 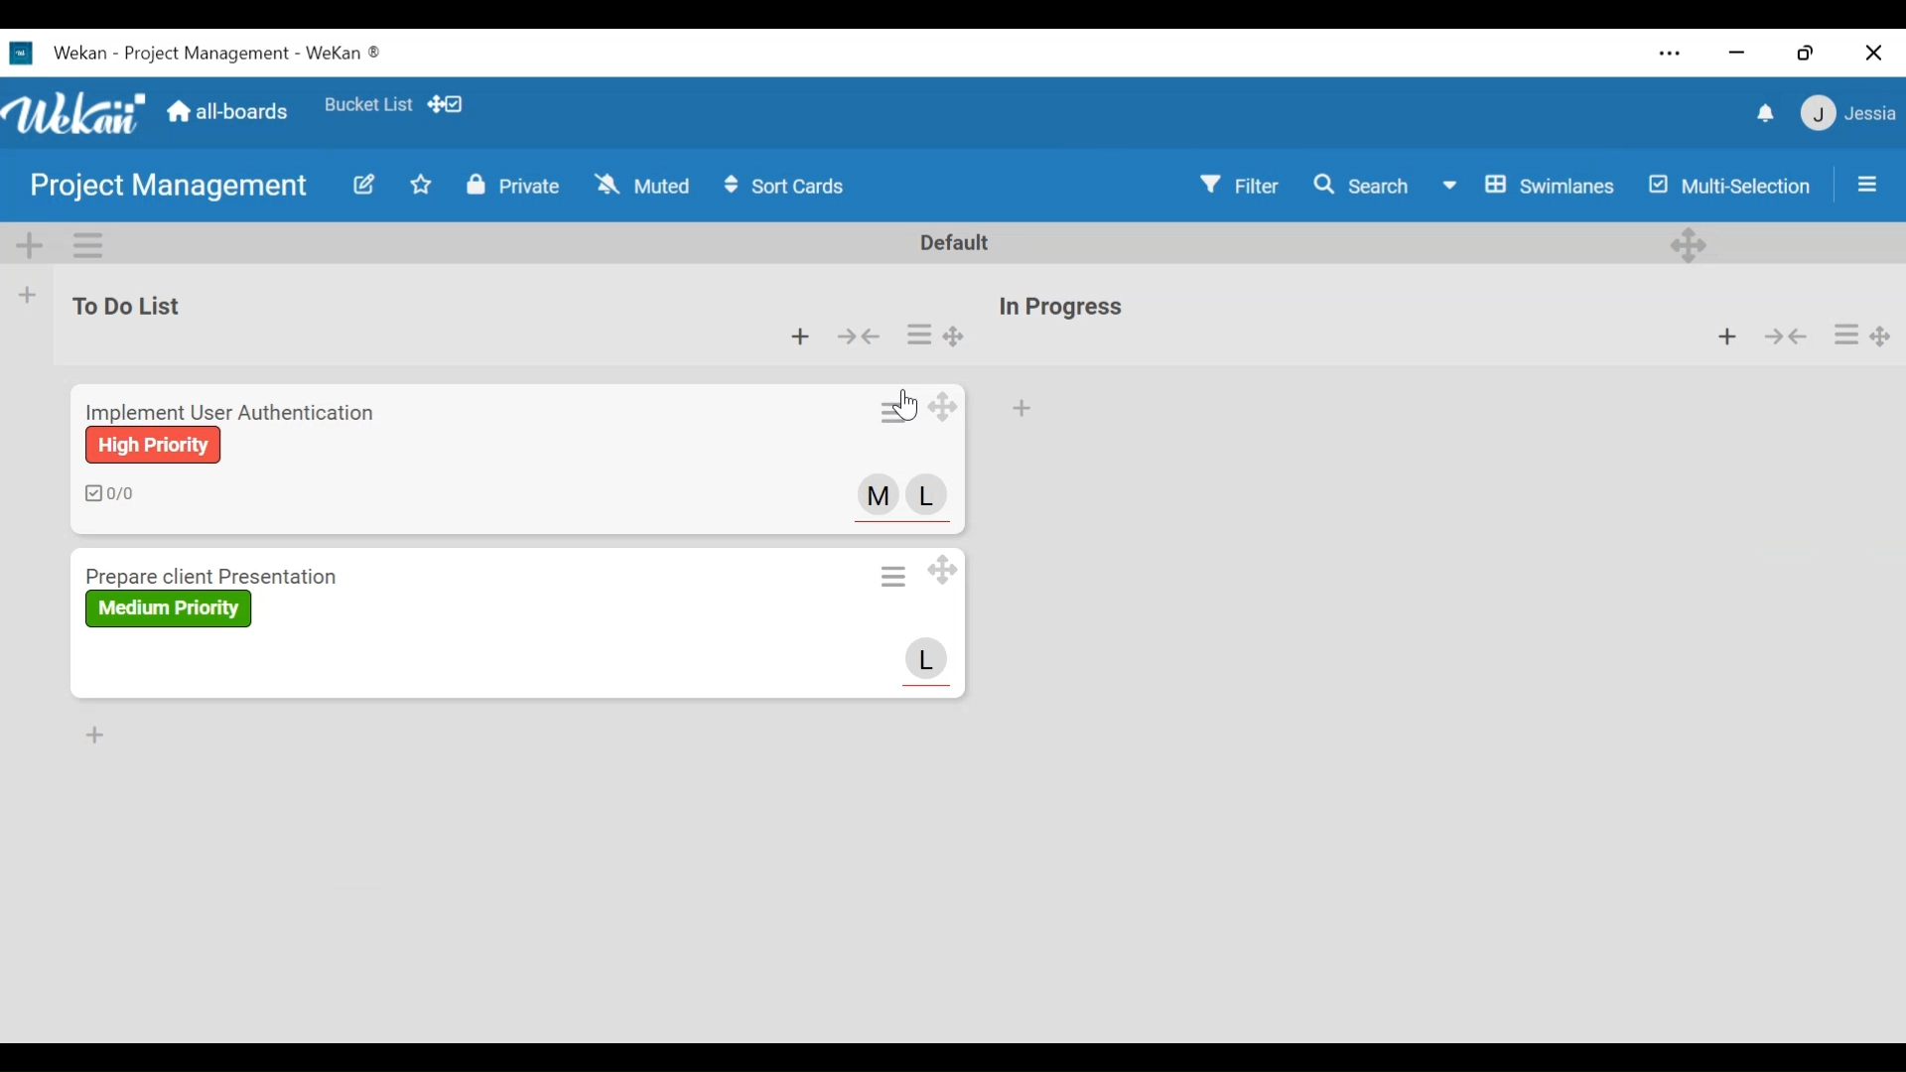 What do you see at coordinates (1669, 56) in the screenshot?
I see `Settings and more` at bounding box center [1669, 56].